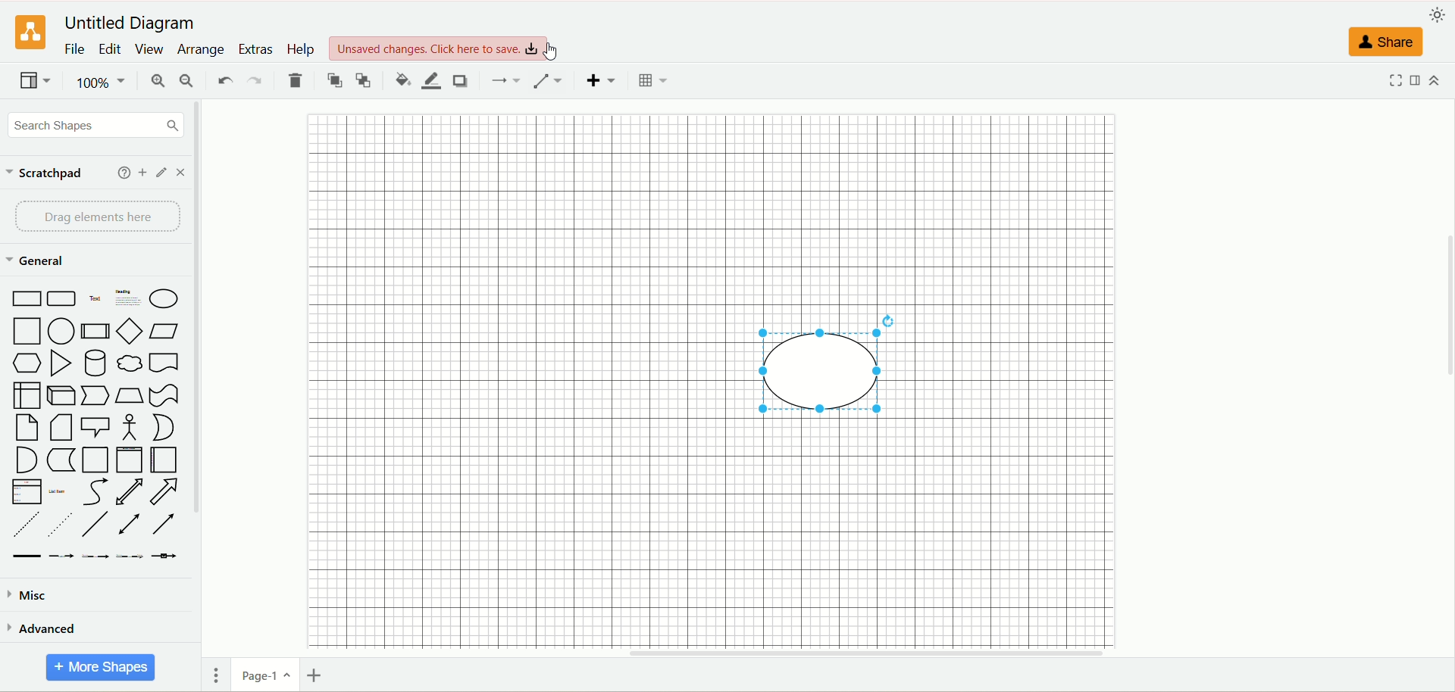 Image resolution: width=1455 pixels, height=692 pixels. What do you see at coordinates (131, 20) in the screenshot?
I see `Untitled Diagram` at bounding box center [131, 20].